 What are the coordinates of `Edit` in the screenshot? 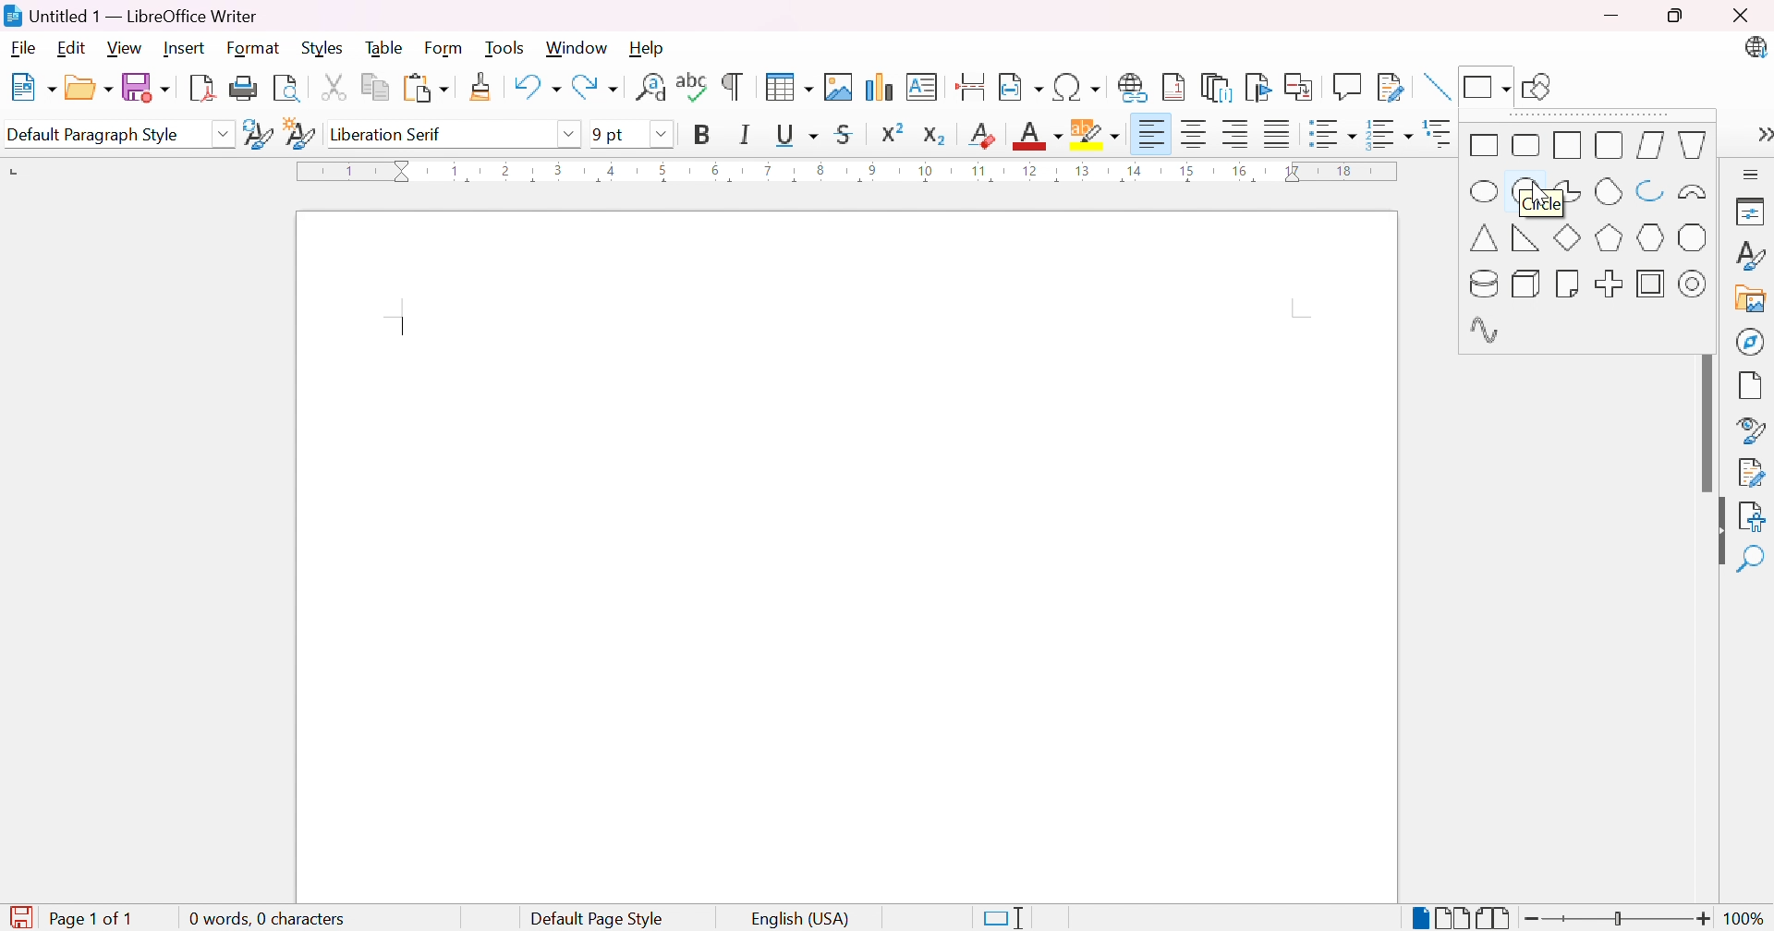 It's located at (72, 50).